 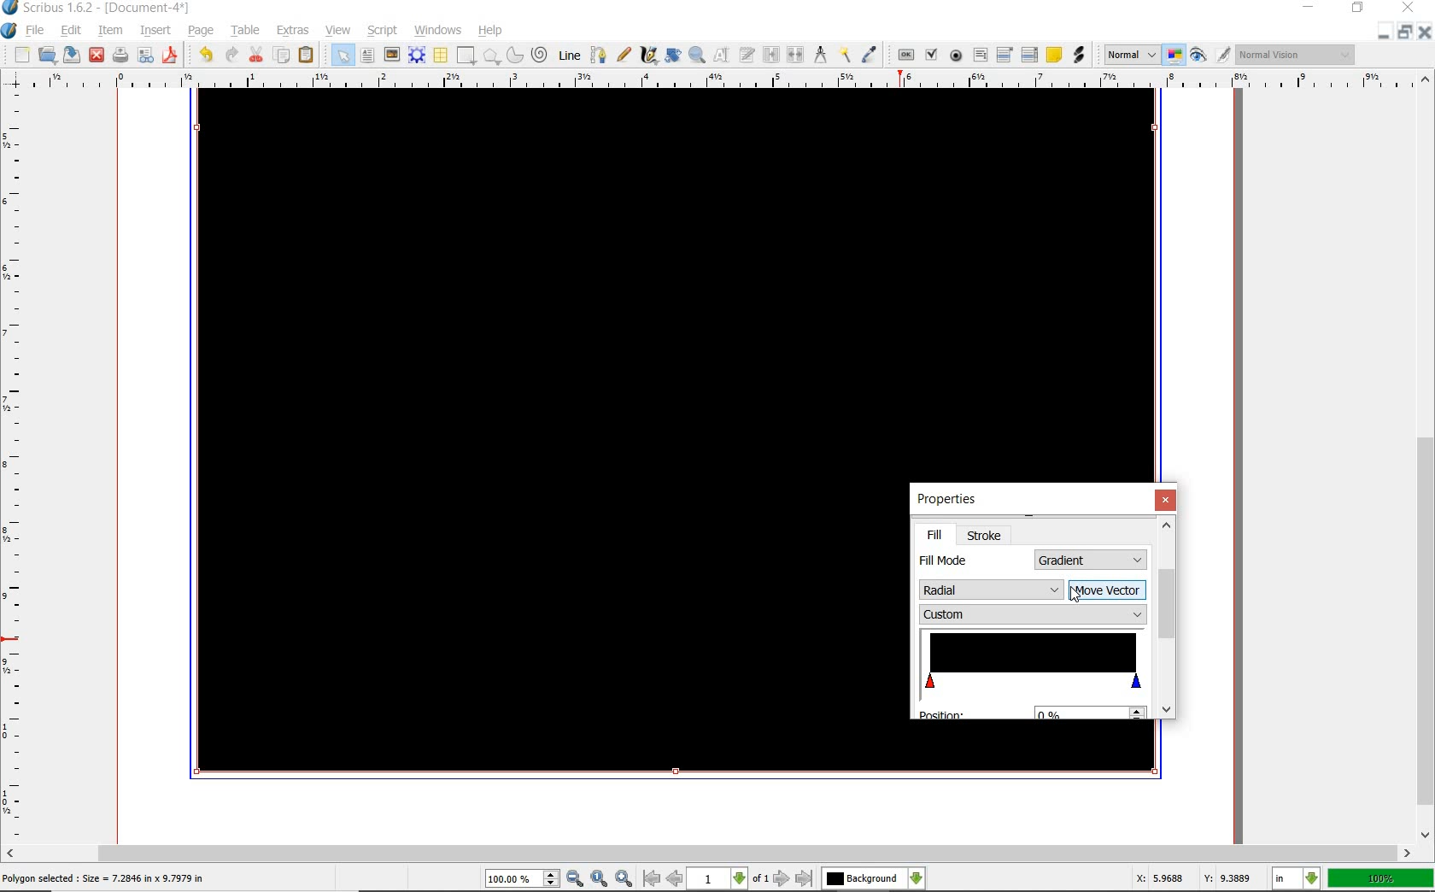 I want to click on pdf list box, so click(x=1029, y=54).